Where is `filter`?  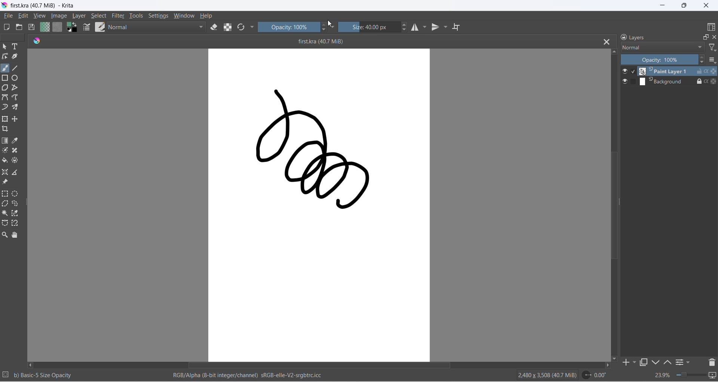
filter is located at coordinates (118, 16).